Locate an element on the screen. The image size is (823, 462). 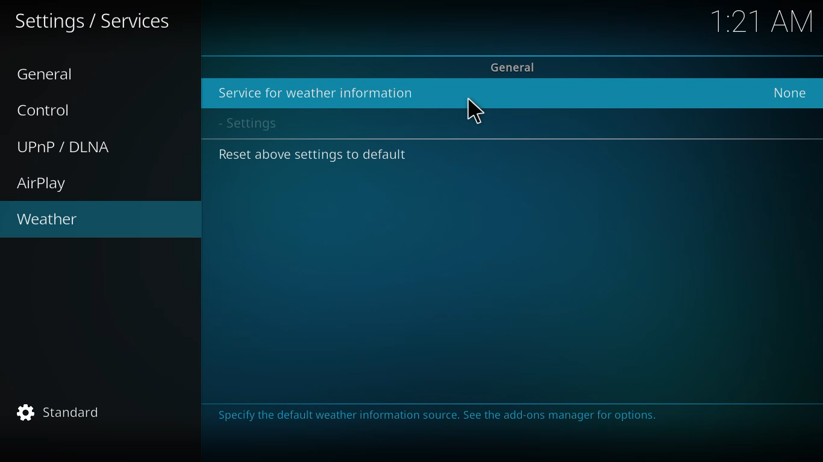
control is located at coordinates (50, 109).